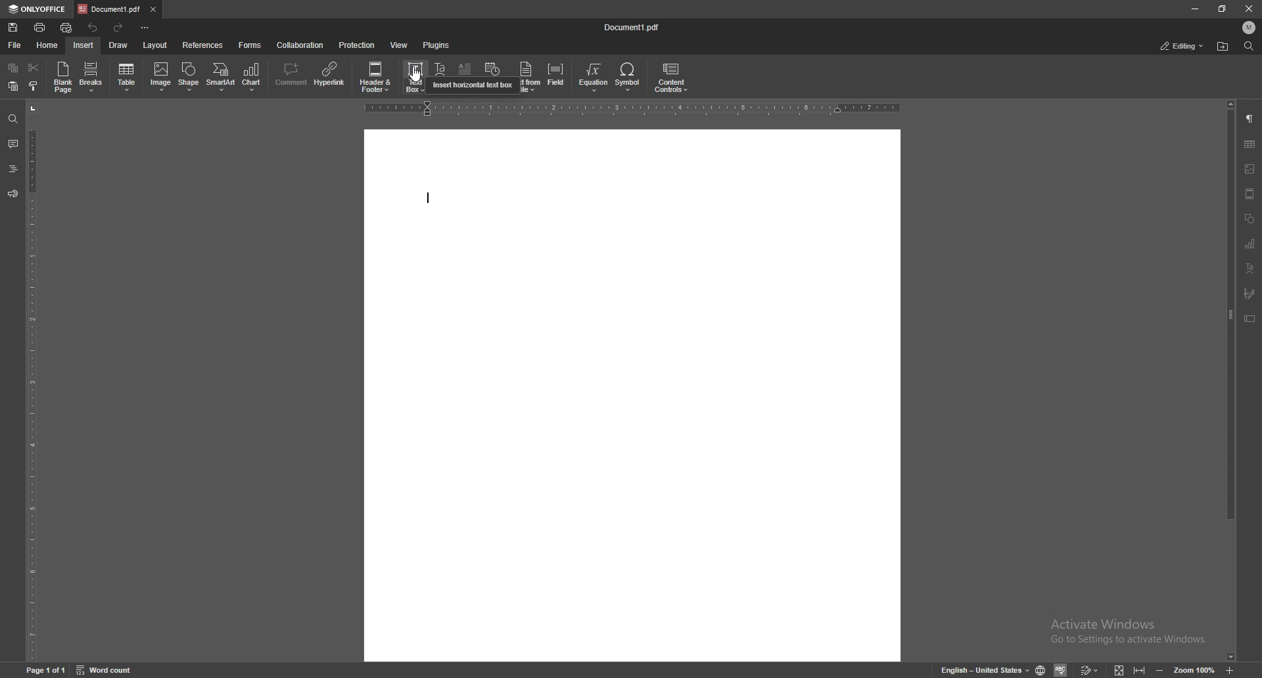  What do you see at coordinates (39, 28) in the screenshot?
I see `print` at bounding box center [39, 28].